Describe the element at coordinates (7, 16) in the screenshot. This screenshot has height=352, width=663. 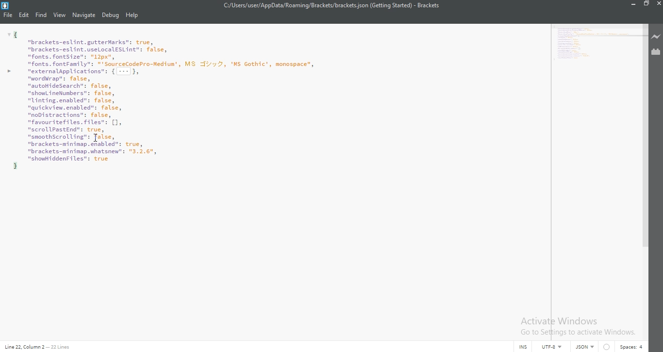
I see `File` at that location.